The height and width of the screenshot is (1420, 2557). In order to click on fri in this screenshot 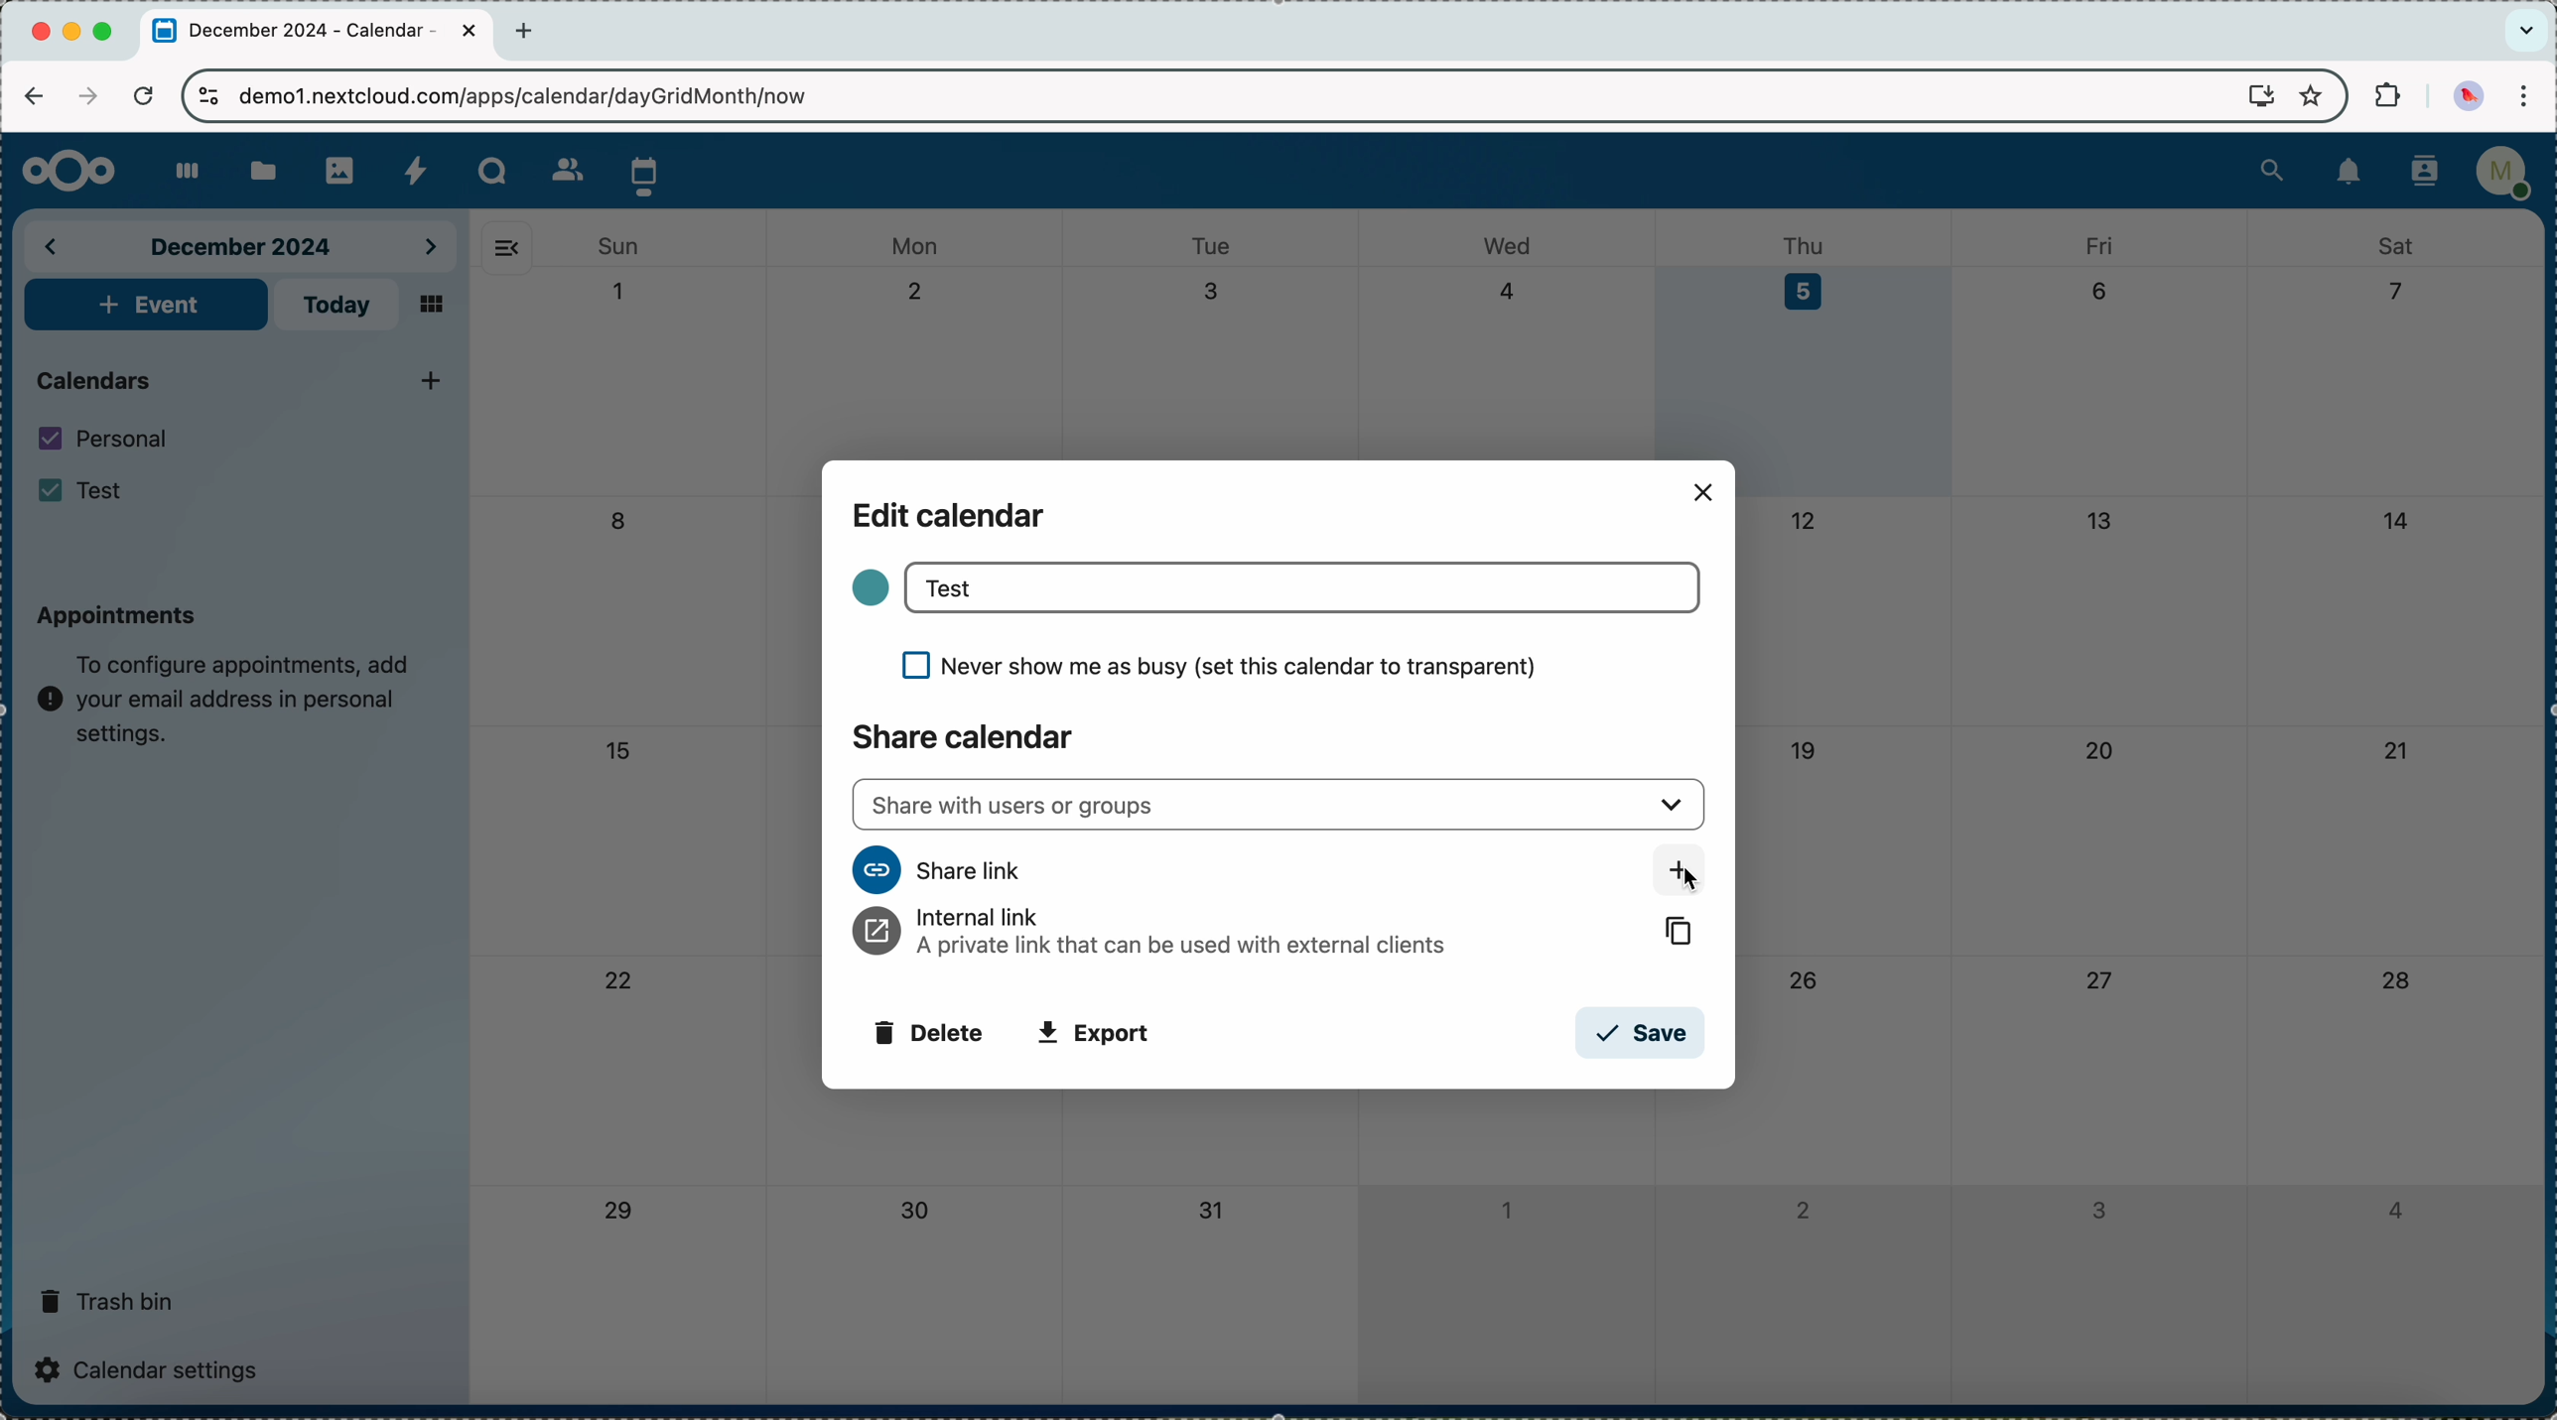, I will do `click(2096, 244)`.